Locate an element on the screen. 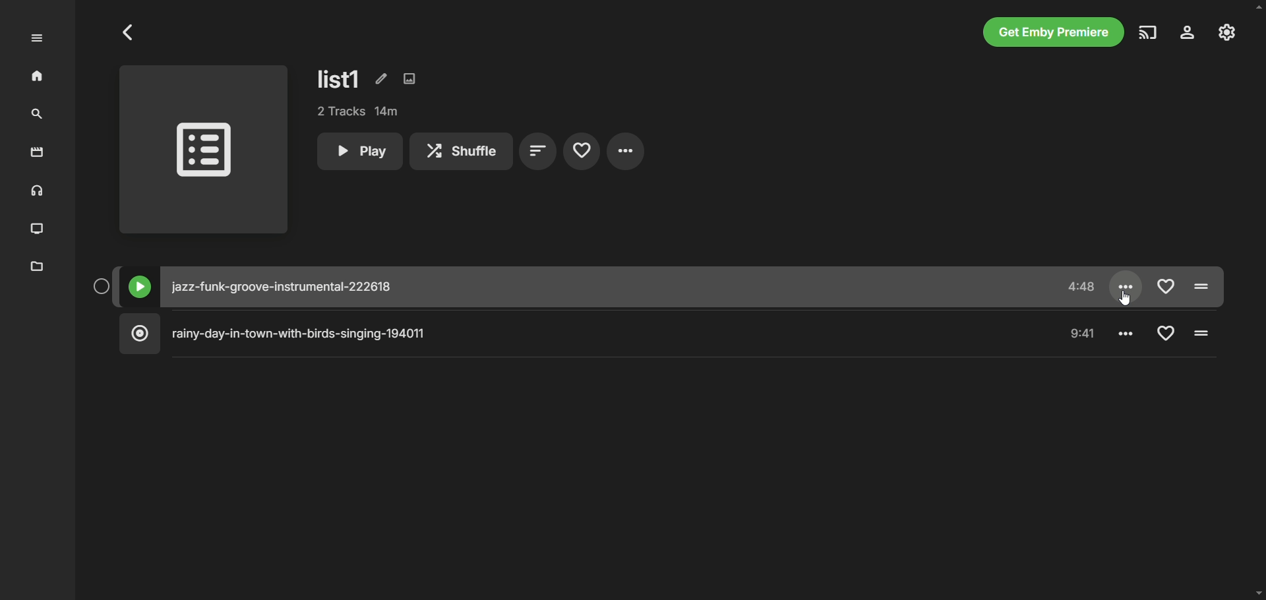  search is located at coordinates (37, 115).